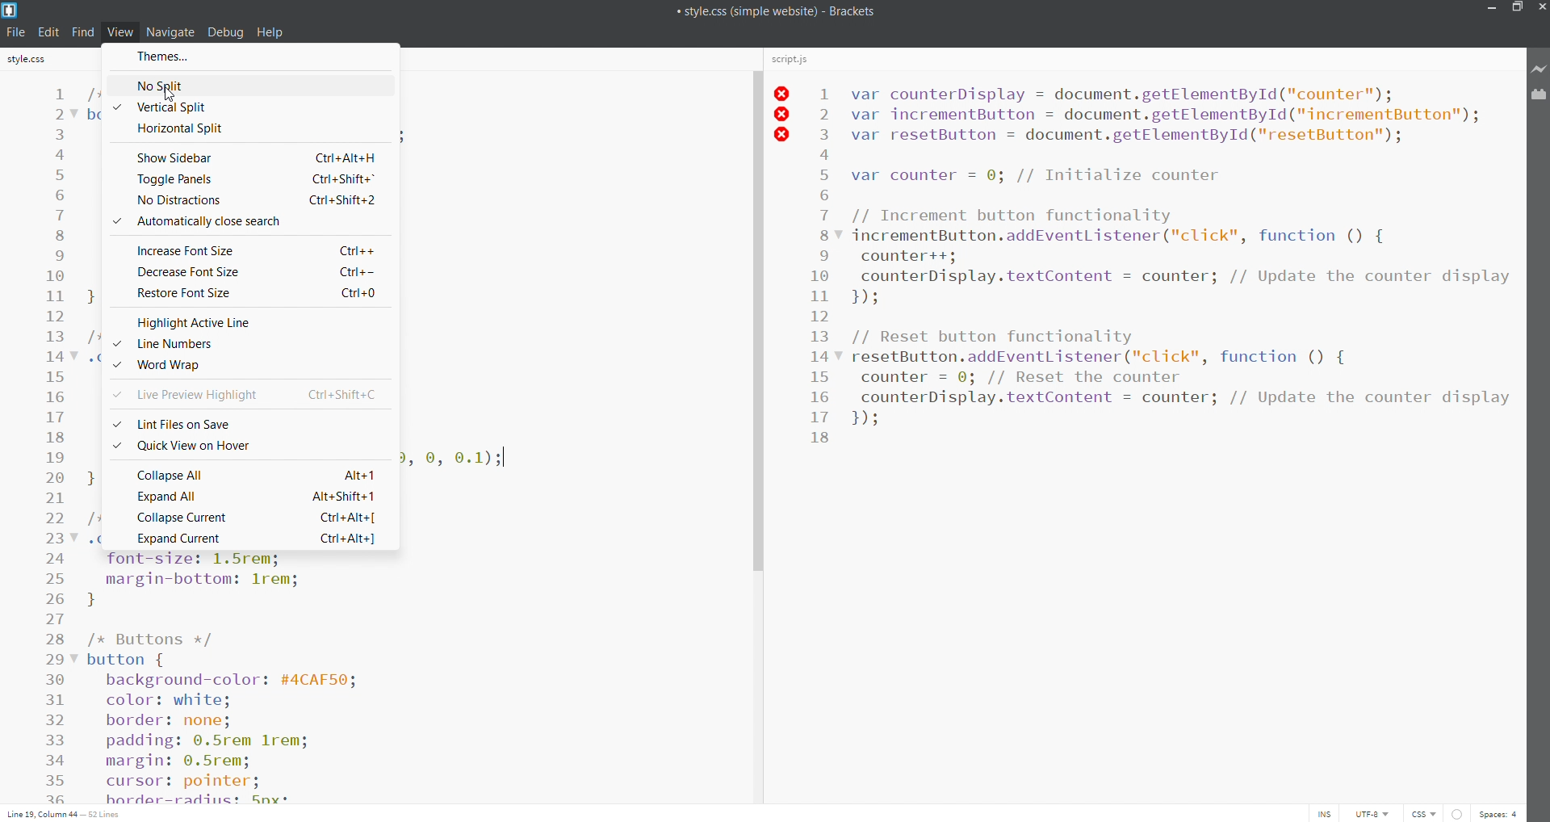 Image resolution: width=1550 pixels, height=822 pixels. I want to click on collapse current, so click(245, 518).